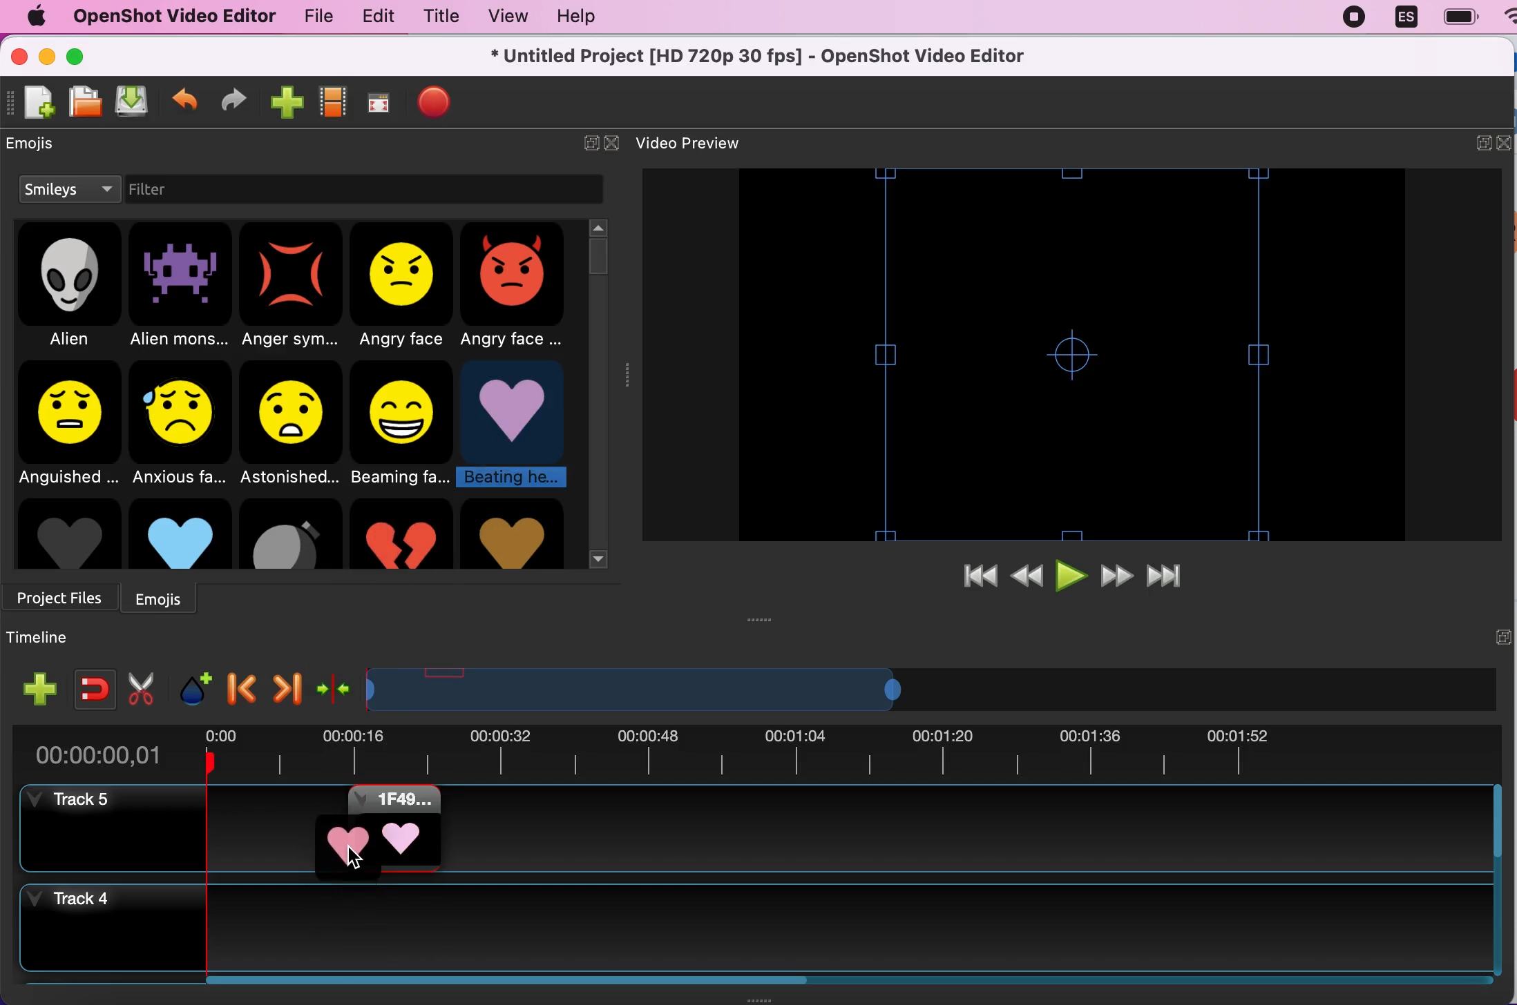  What do you see at coordinates (1349, 17) in the screenshot?
I see `recording stopped` at bounding box center [1349, 17].